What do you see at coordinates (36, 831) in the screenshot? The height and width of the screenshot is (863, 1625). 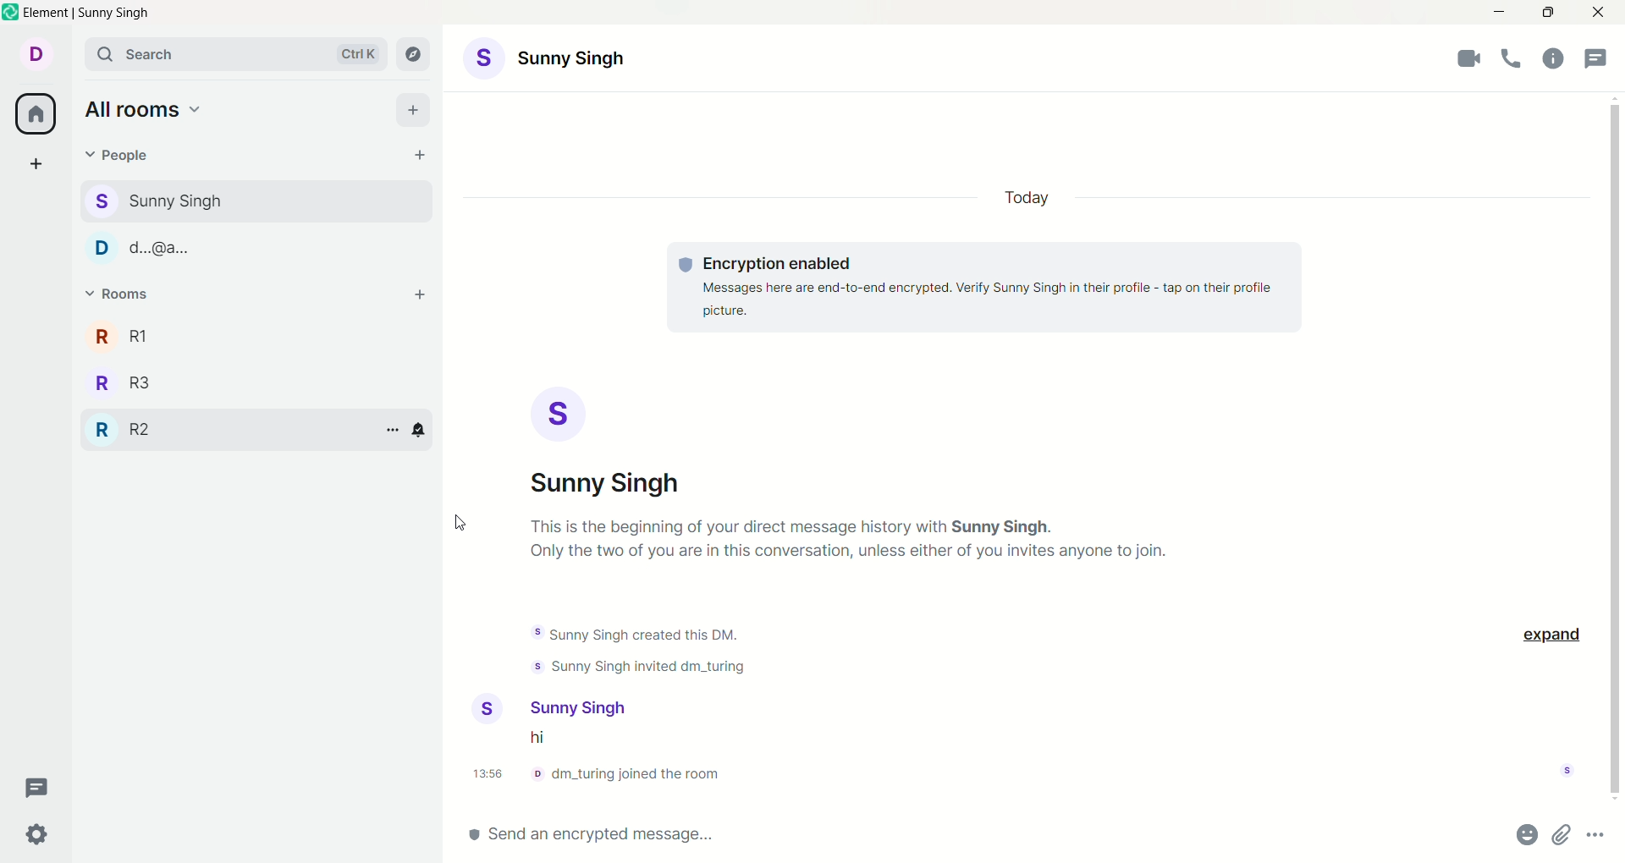 I see `settings` at bounding box center [36, 831].